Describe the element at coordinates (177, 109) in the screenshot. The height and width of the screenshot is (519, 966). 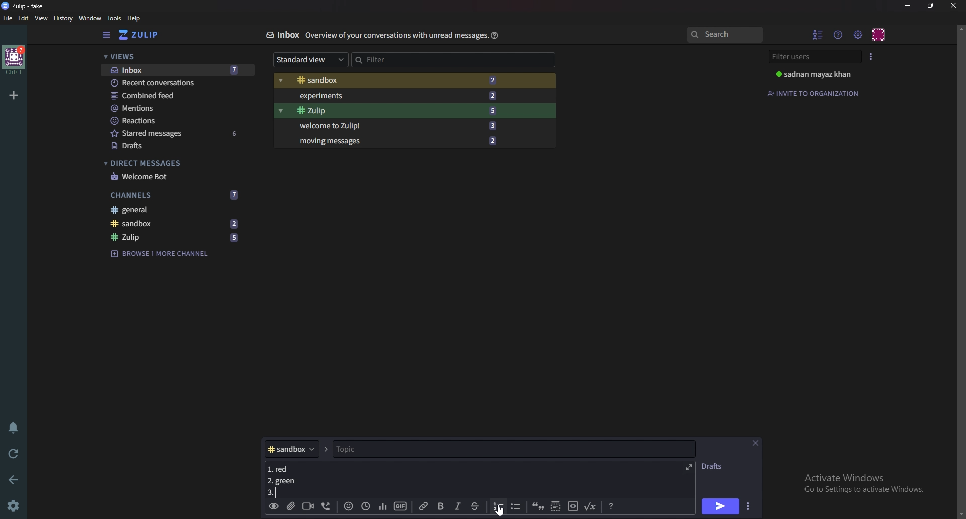
I see `mentions` at that location.